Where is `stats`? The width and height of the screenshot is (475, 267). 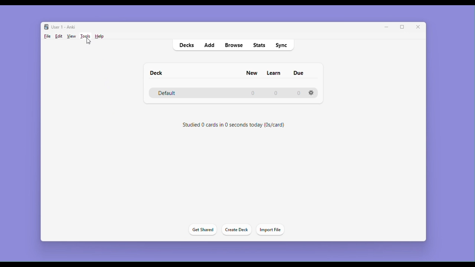
stats is located at coordinates (259, 45).